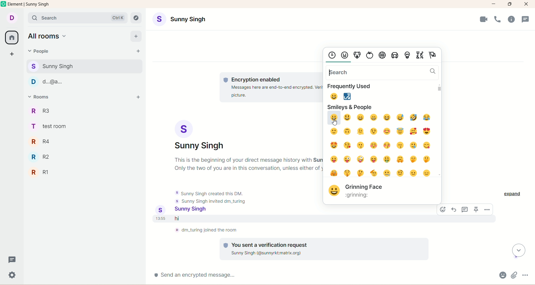  Describe the element at coordinates (382, 56) in the screenshot. I see `Activities` at that location.